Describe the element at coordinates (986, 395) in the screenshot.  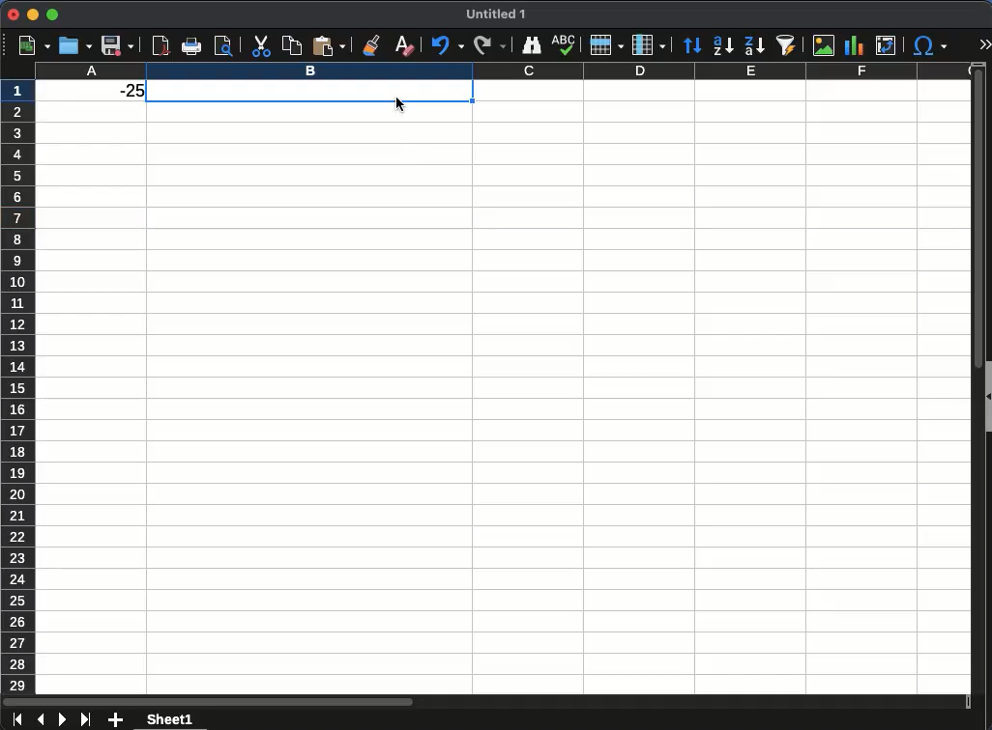
I see `collapse` at that location.